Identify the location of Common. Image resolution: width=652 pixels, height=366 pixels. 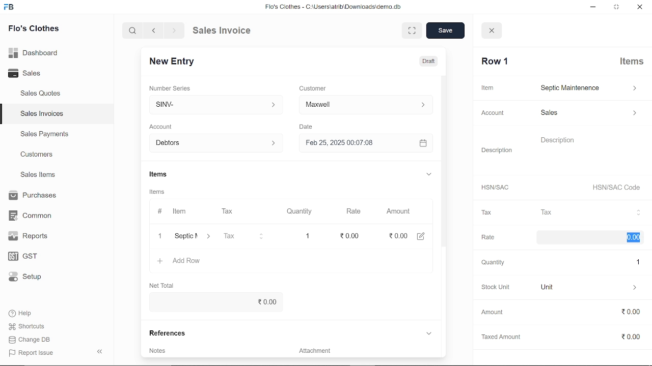
(32, 216).